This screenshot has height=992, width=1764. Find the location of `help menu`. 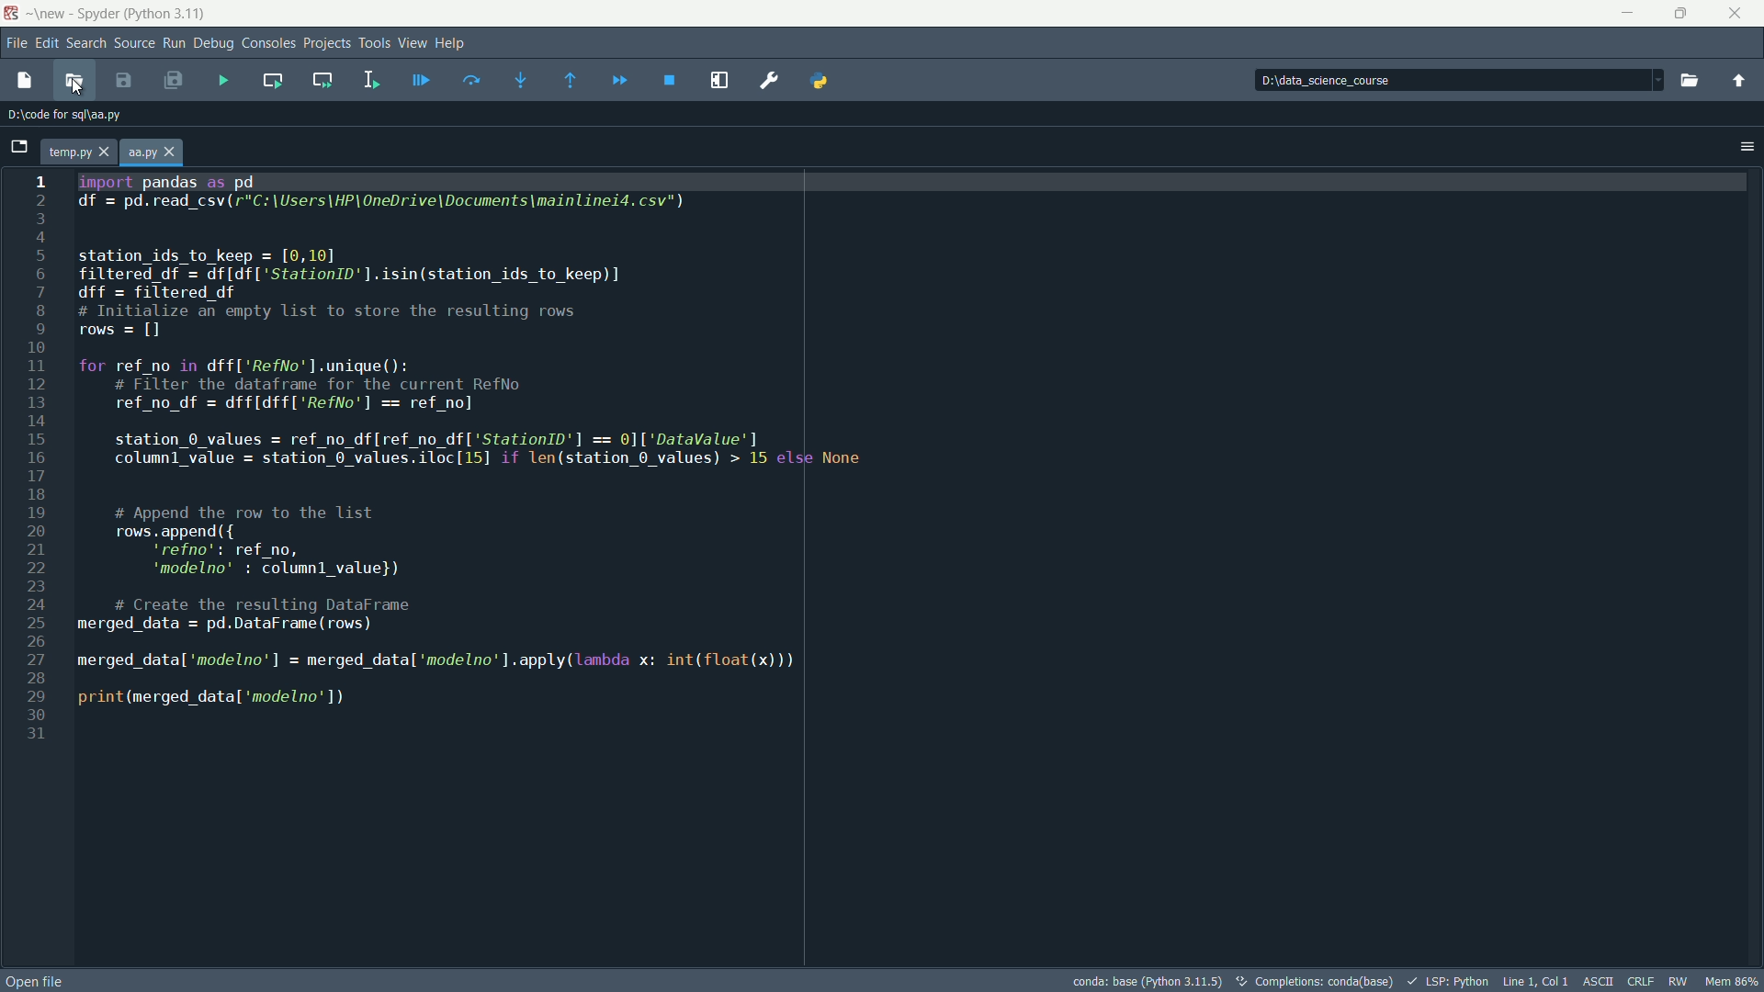

help menu is located at coordinates (459, 44).